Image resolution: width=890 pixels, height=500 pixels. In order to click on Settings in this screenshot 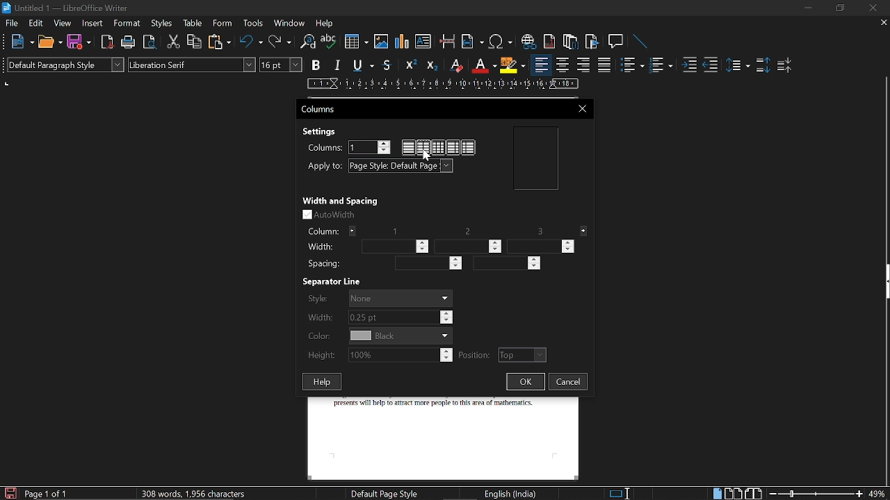, I will do `click(323, 132)`.